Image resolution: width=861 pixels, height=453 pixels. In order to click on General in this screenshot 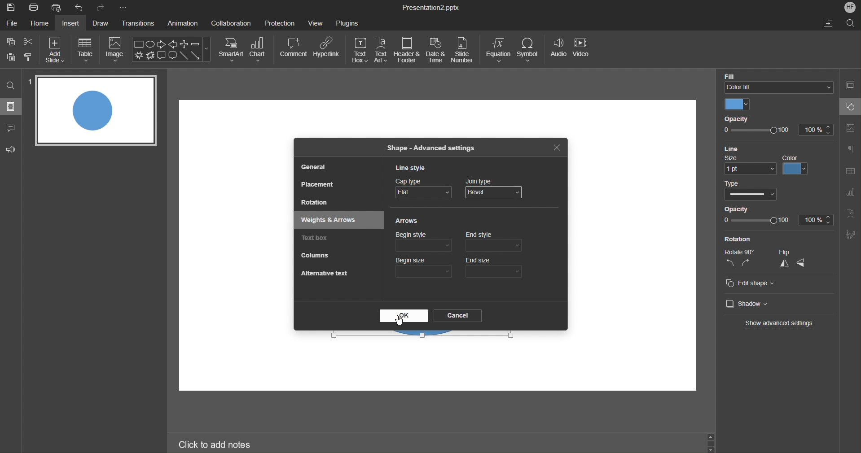, I will do `click(313, 167)`.